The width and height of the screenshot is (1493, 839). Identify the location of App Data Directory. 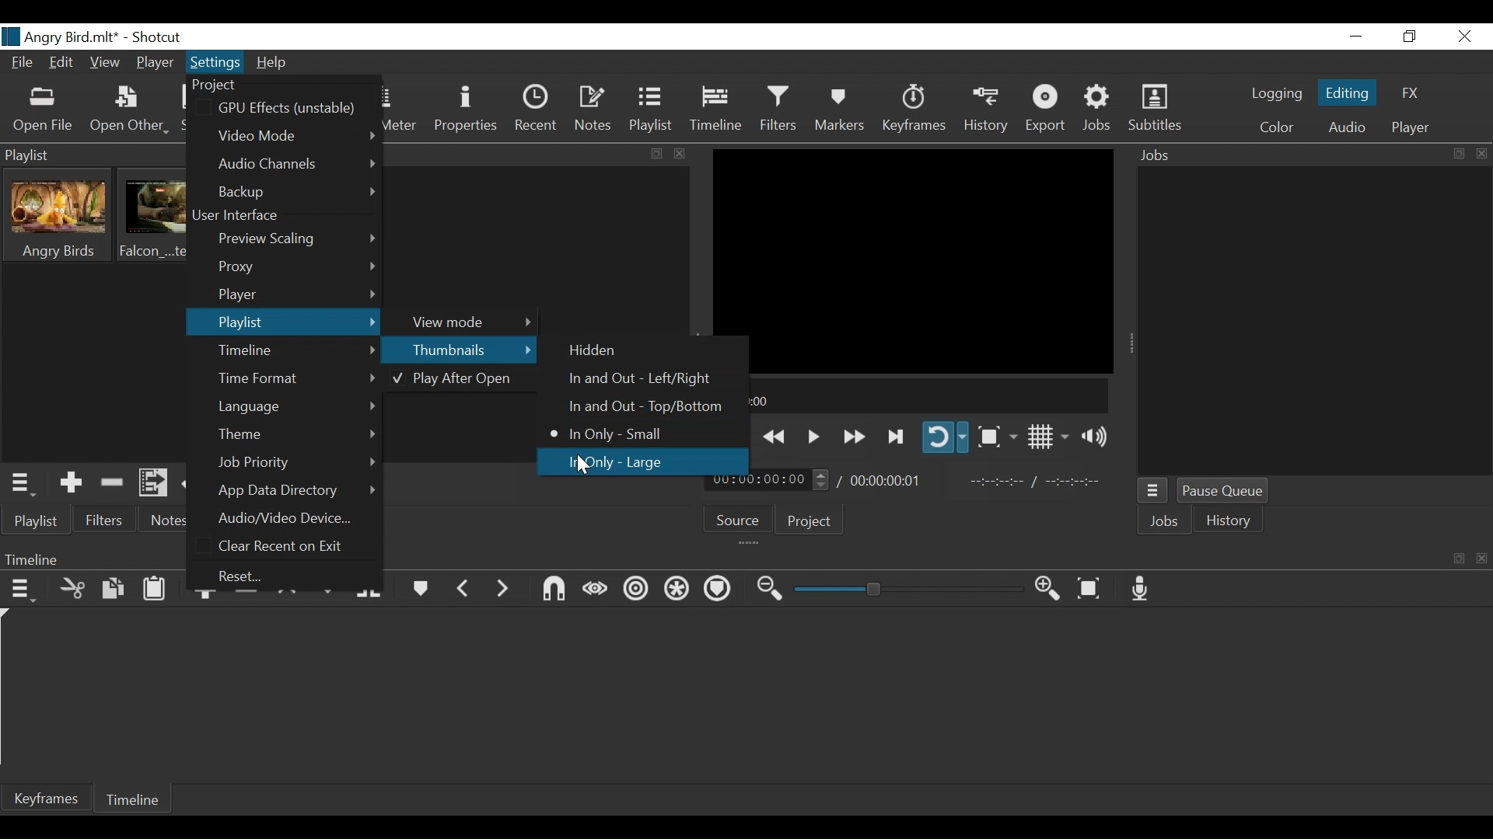
(295, 490).